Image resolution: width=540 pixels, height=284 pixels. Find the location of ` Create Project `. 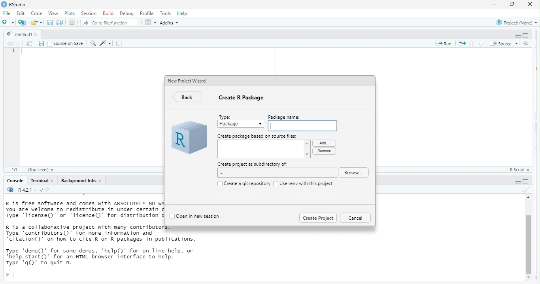

 Create Project  is located at coordinates (318, 217).